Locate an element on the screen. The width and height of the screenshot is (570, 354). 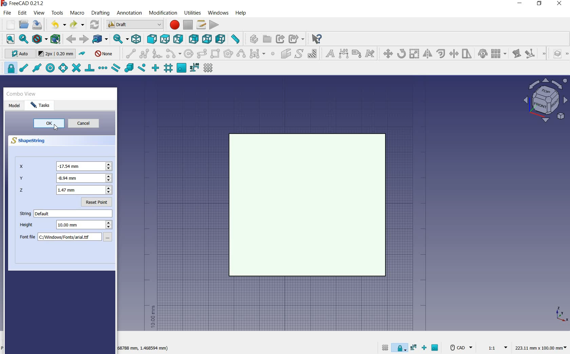
rotate is located at coordinates (401, 53).